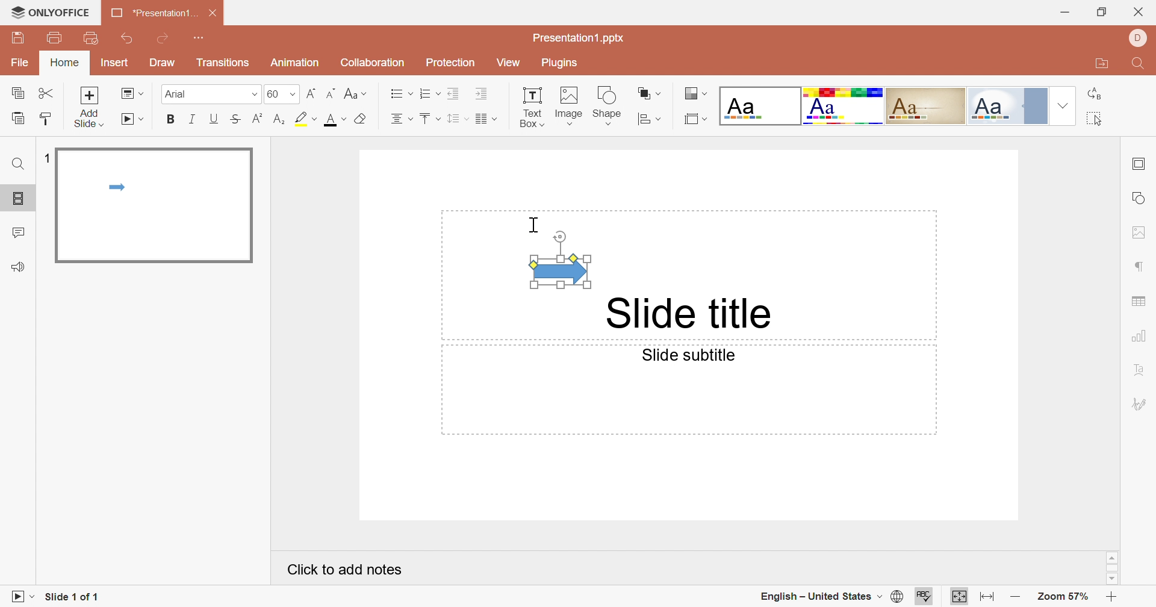 The height and width of the screenshot is (607, 1156). What do you see at coordinates (154, 13) in the screenshot?
I see `Presentation1...` at bounding box center [154, 13].